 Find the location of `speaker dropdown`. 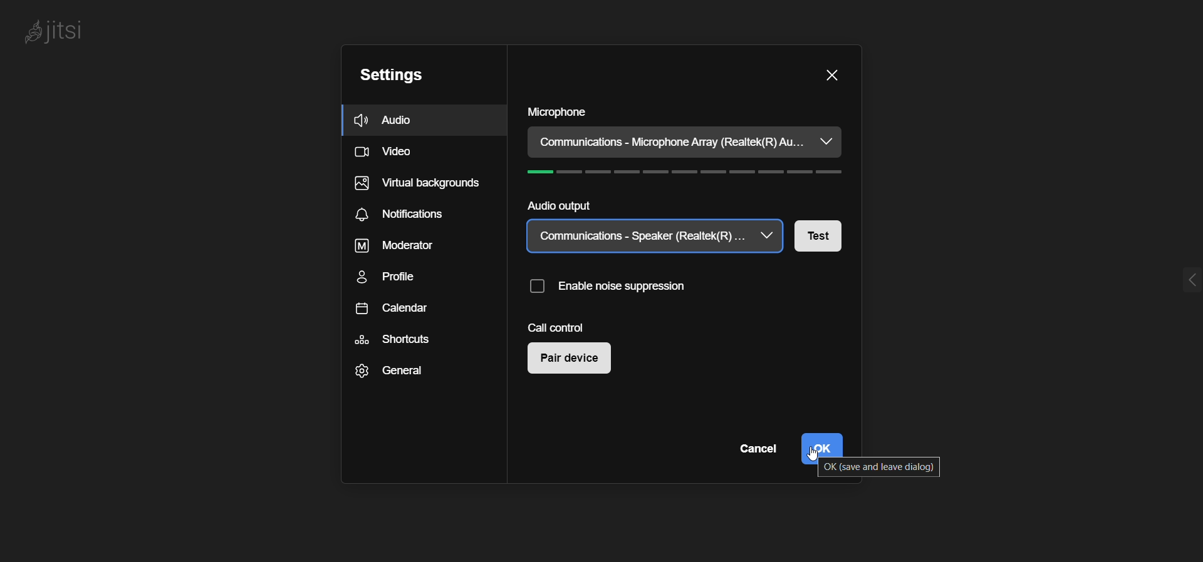

speaker dropdown is located at coordinates (769, 237).